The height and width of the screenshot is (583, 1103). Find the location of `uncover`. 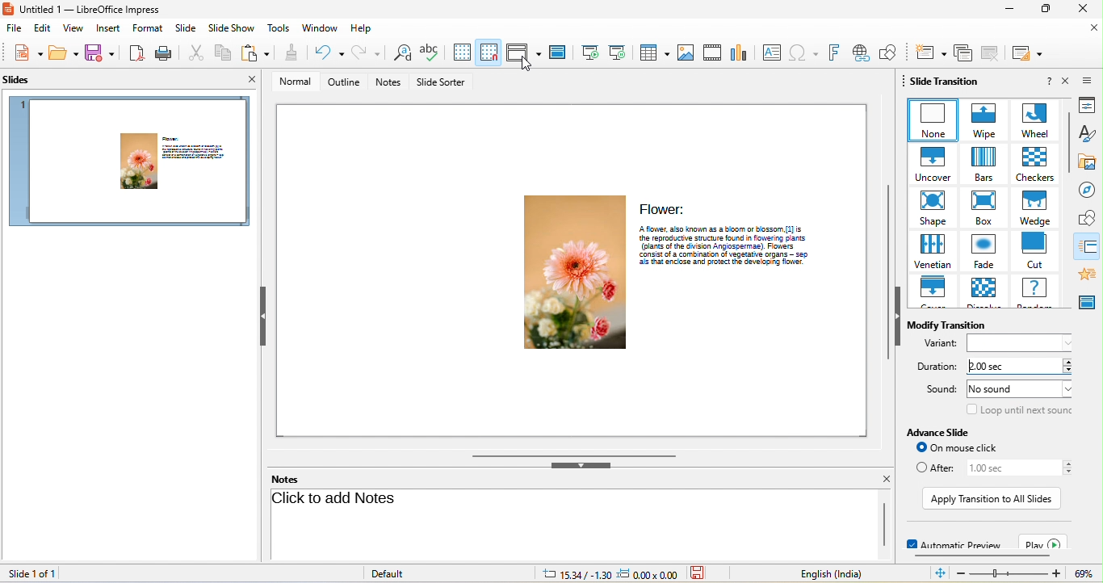

uncover is located at coordinates (929, 164).